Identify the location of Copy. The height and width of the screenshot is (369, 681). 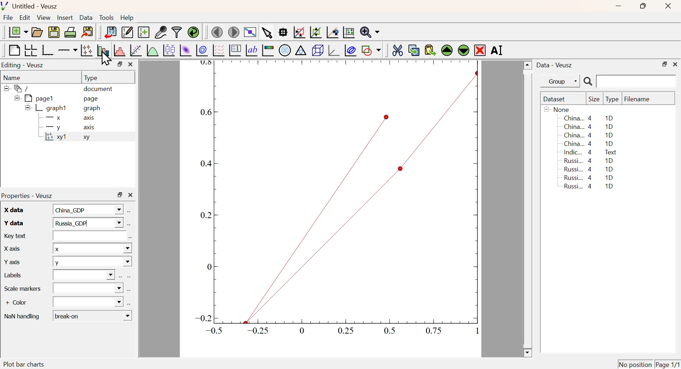
(414, 50).